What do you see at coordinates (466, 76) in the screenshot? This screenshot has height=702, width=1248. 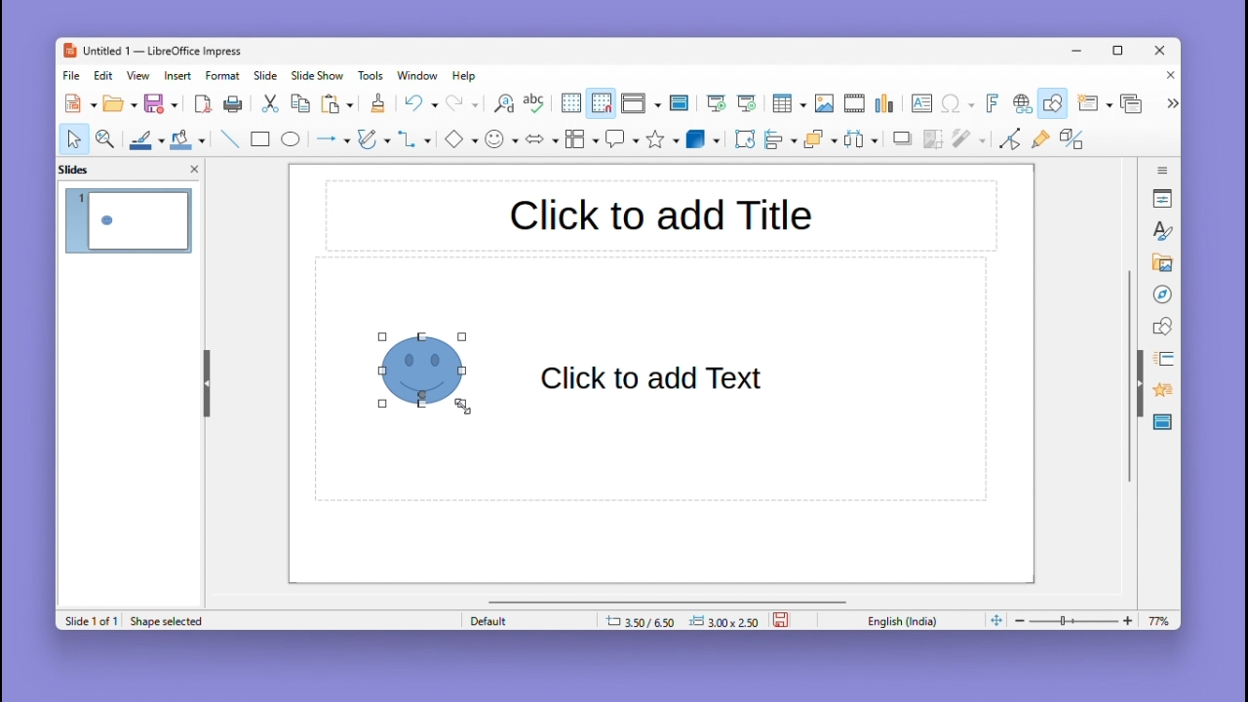 I see `Help` at bounding box center [466, 76].